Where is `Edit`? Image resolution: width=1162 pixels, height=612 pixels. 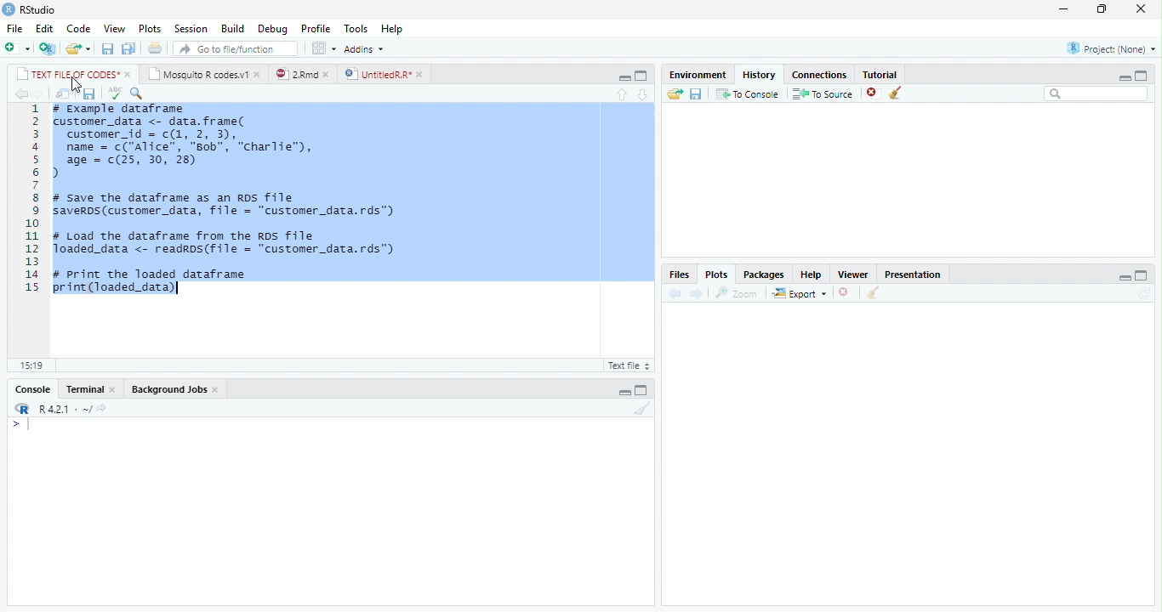 Edit is located at coordinates (44, 29).